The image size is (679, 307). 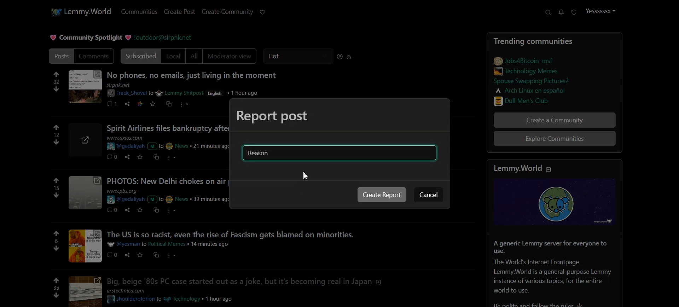 What do you see at coordinates (87, 140) in the screenshot?
I see `image` at bounding box center [87, 140].